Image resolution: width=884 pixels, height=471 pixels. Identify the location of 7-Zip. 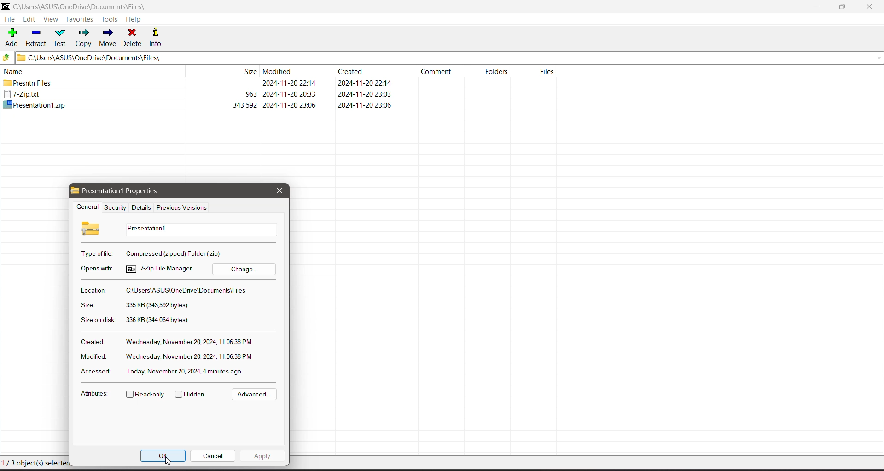
(200, 94).